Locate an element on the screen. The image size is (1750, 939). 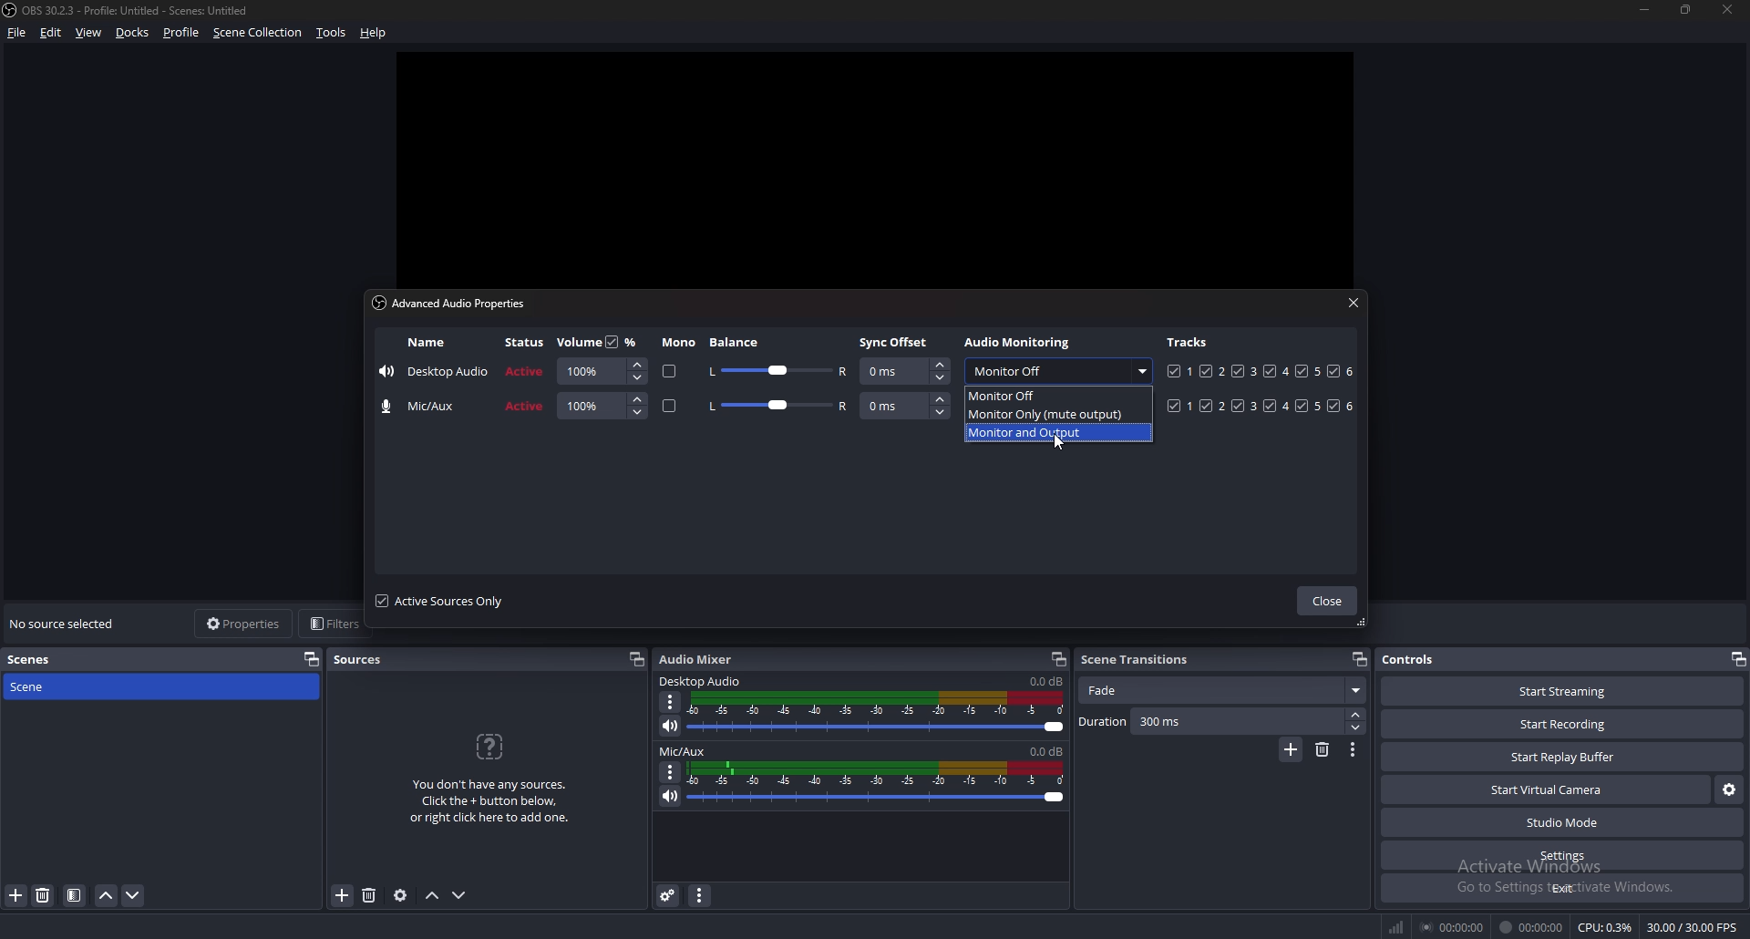
volume adjust is located at coordinates (877, 782).